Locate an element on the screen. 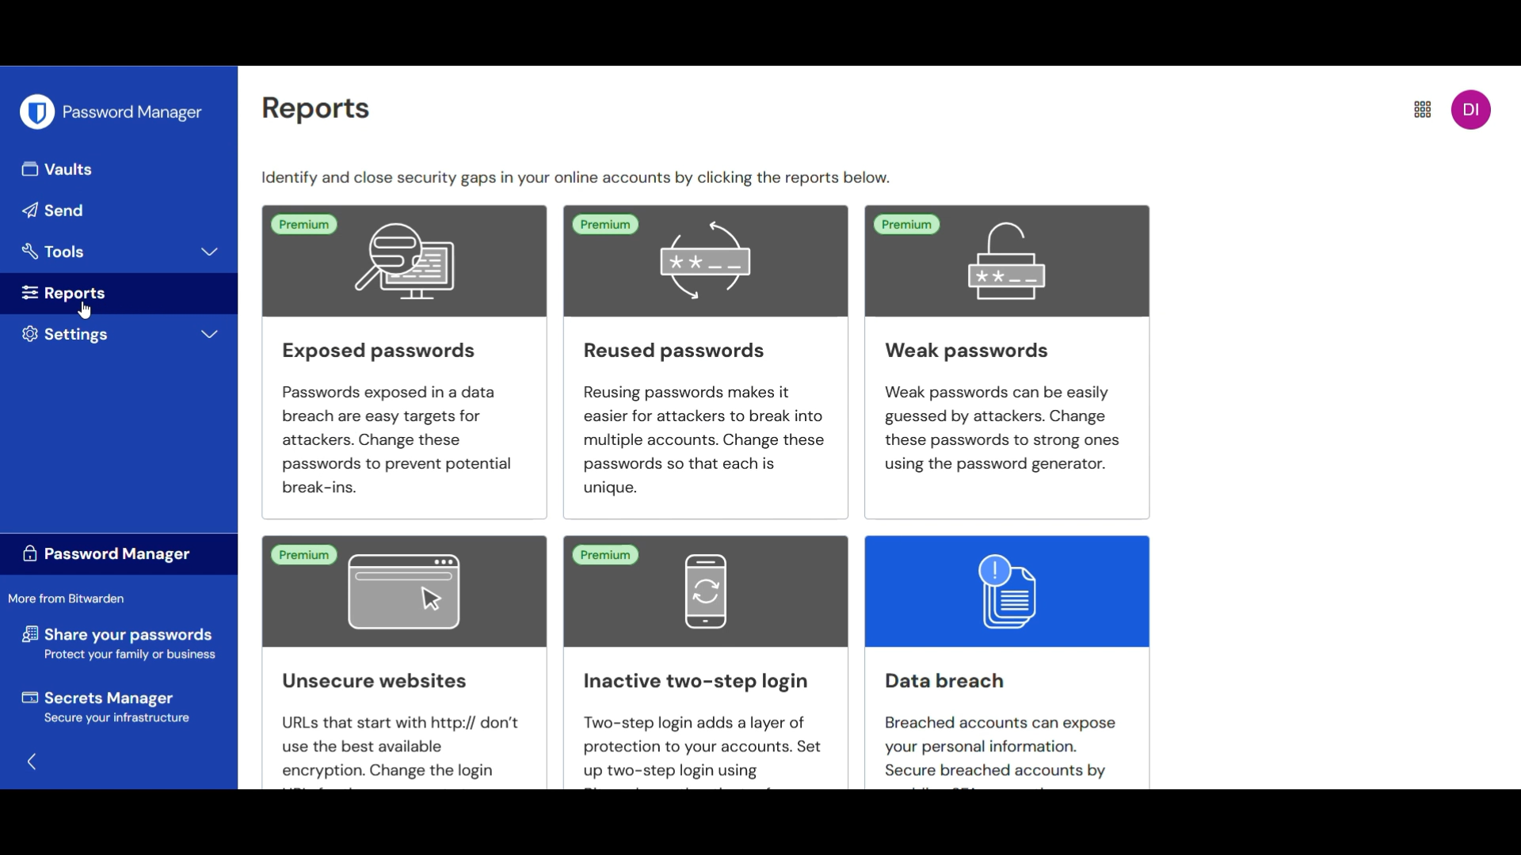 The image size is (1521, 855). reports heading is located at coordinates (307, 112).